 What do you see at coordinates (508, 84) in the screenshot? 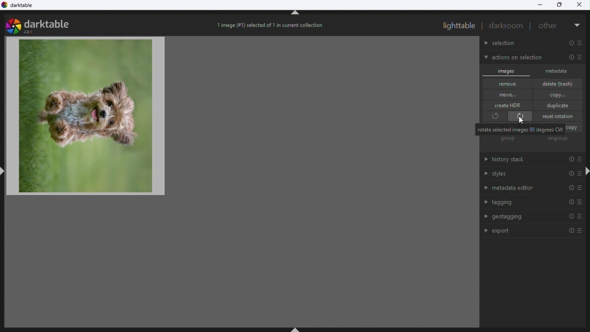
I see `remove` at bounding box center [508, 84].